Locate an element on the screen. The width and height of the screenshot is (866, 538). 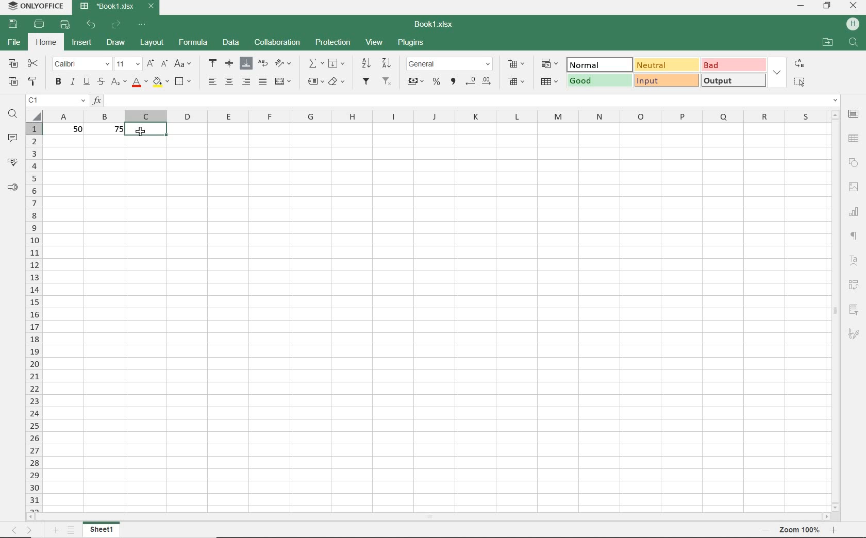
HP is located at coordinates (853, 23).